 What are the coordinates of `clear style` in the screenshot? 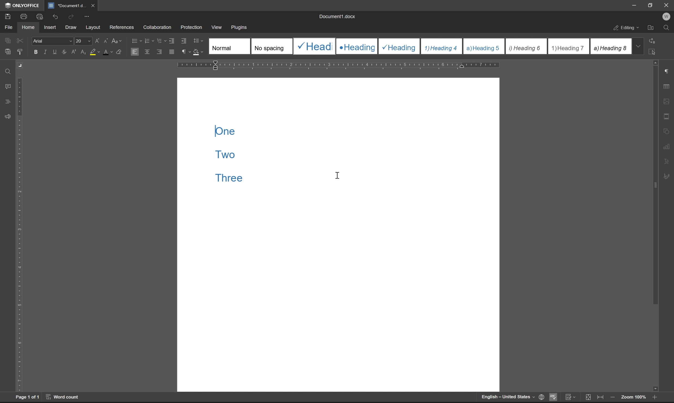 It's located at (119, 51).